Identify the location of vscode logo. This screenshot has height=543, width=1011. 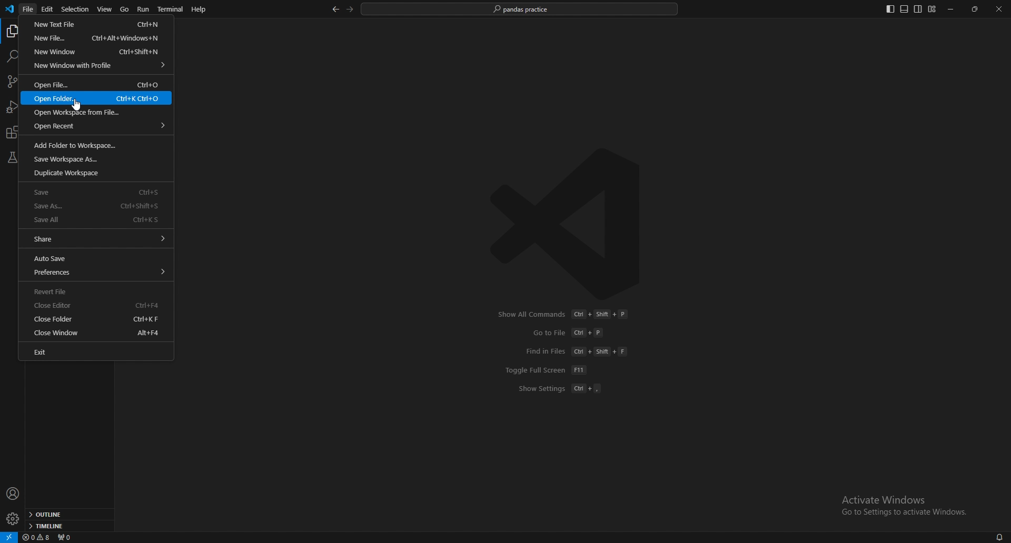
(9, 9).